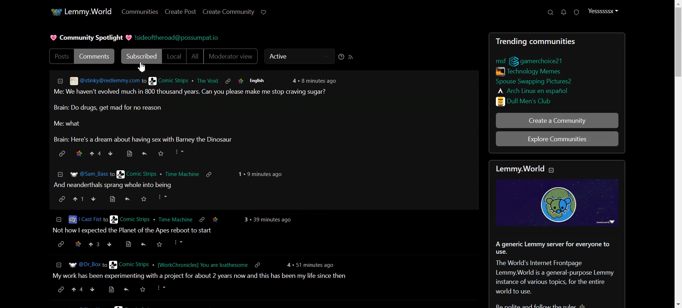 The image size is (682, 308). Describe the element at coordinates (96, 153) in the screenshot. I see `upvote` at that location.